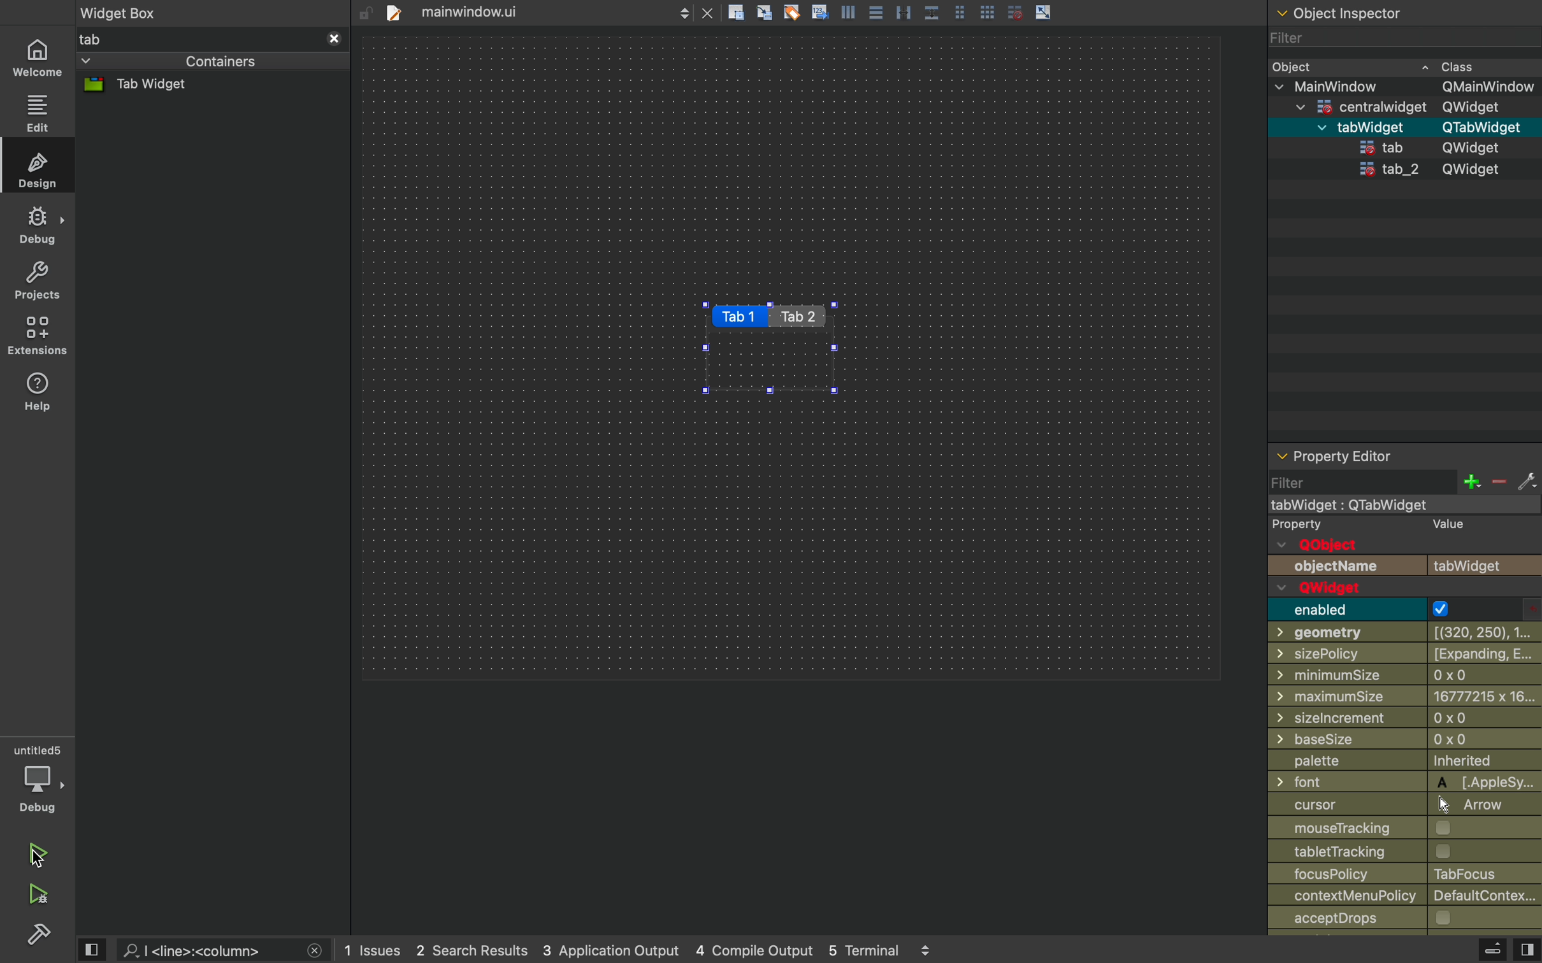 This screenshot has height=963, width=1542. What do you see at coordinates (1399, 829) in the screenshot?
I see `mousetarcking` at bounding box center [1399, 829].